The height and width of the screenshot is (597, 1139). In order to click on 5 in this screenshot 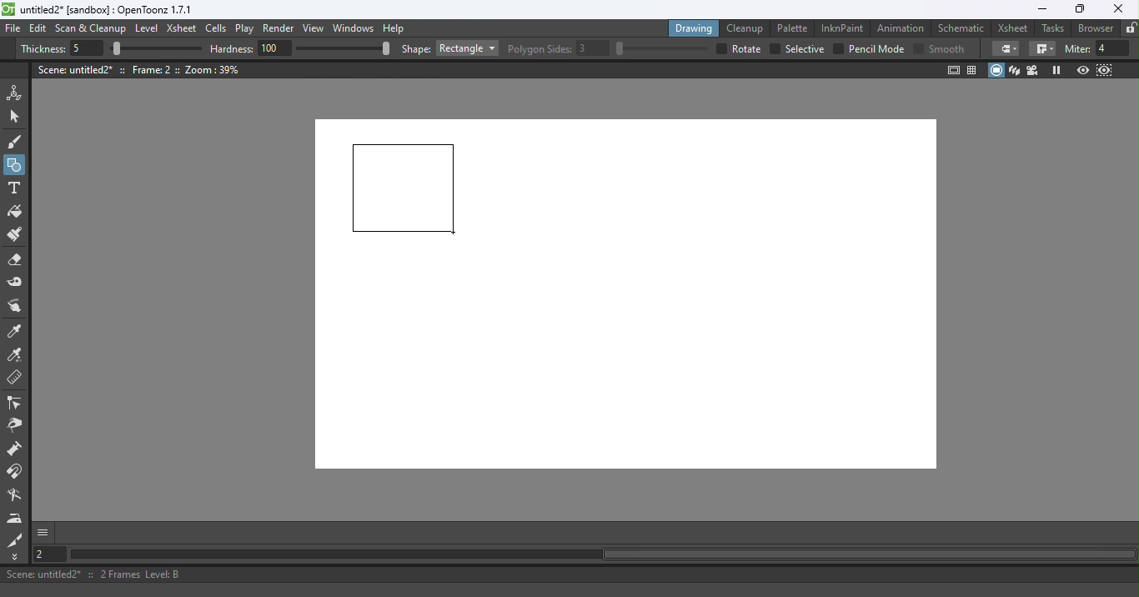, I will do `click(84, 49)`.